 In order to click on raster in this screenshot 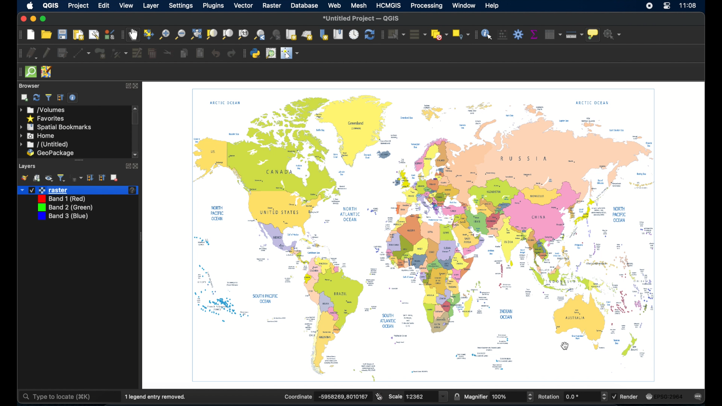, I will do `click(54, 190)`.